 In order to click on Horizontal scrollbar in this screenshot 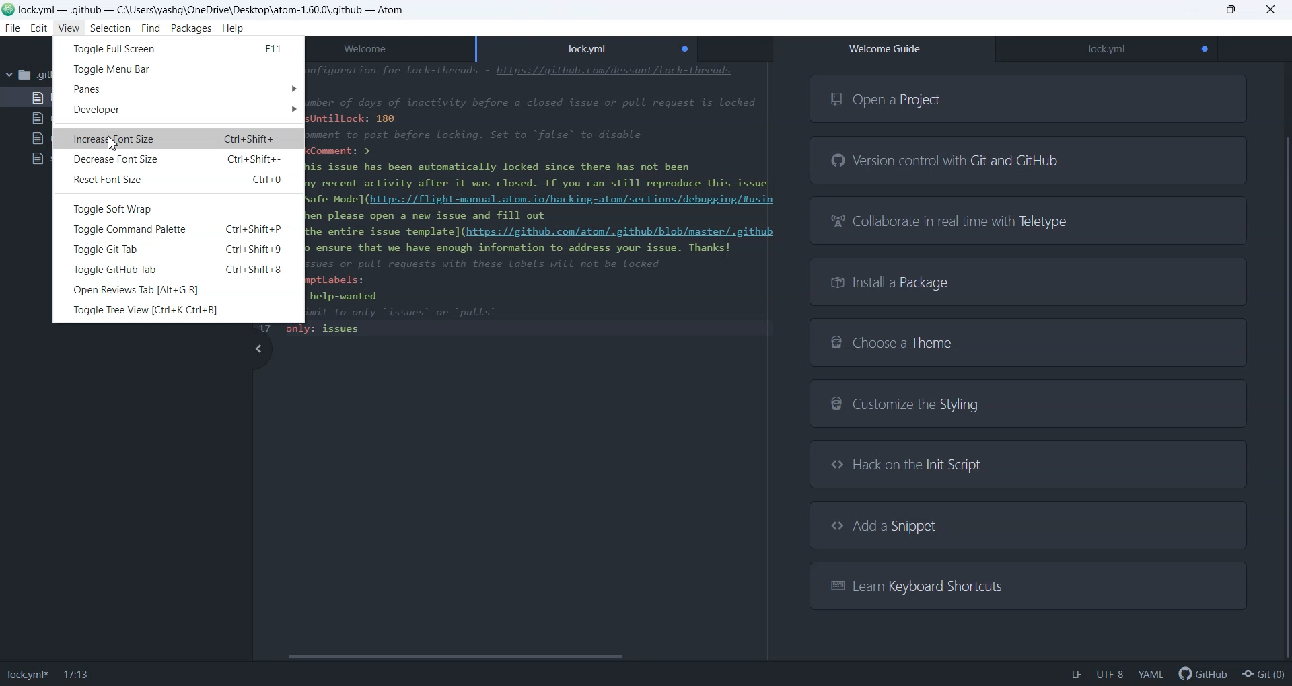, I will do `click(509, 656)`.